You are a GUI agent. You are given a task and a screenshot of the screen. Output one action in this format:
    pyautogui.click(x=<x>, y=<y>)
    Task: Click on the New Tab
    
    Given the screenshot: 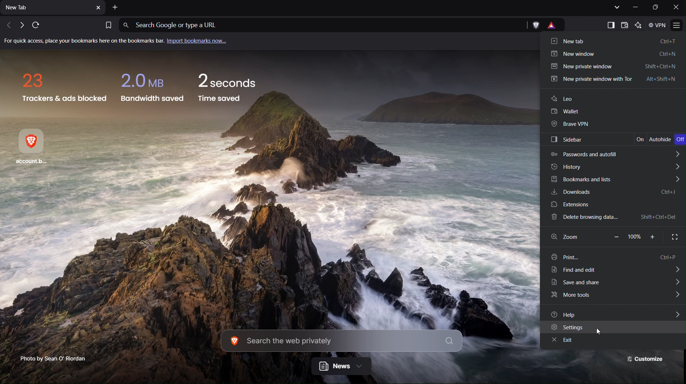 What is the action you would take?
    pyautogui.click(x=53, y=9)
    